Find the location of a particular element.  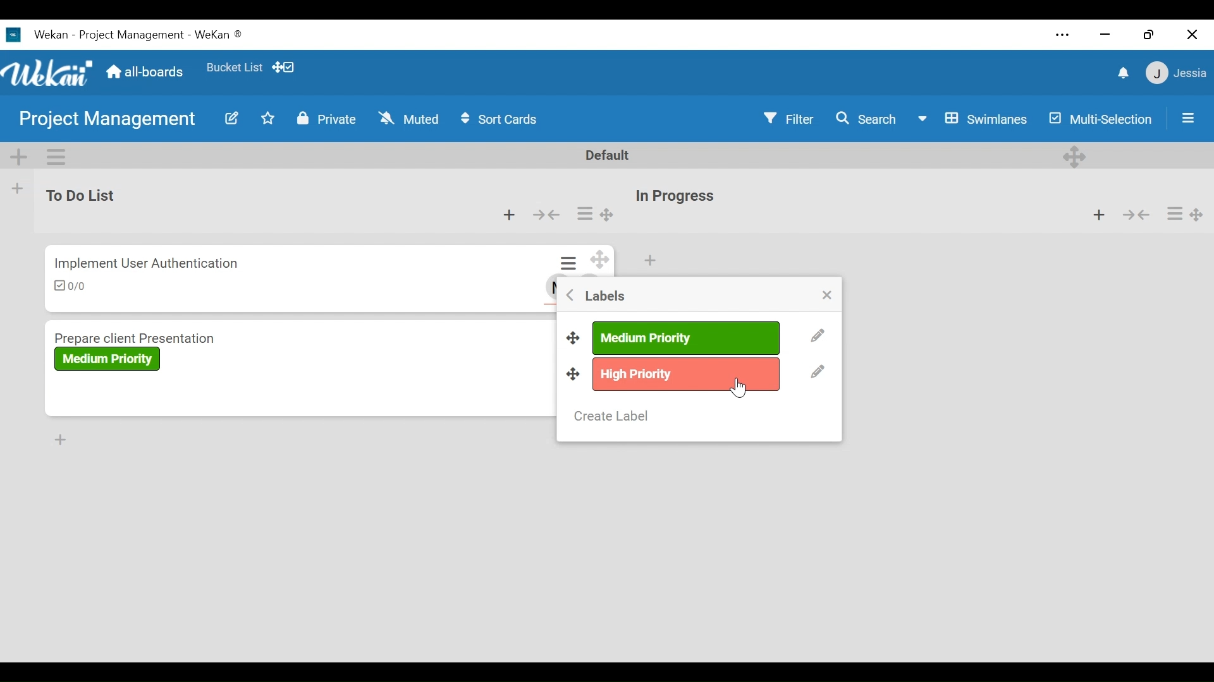

Wekan logo is located at coordinates (48, 71).